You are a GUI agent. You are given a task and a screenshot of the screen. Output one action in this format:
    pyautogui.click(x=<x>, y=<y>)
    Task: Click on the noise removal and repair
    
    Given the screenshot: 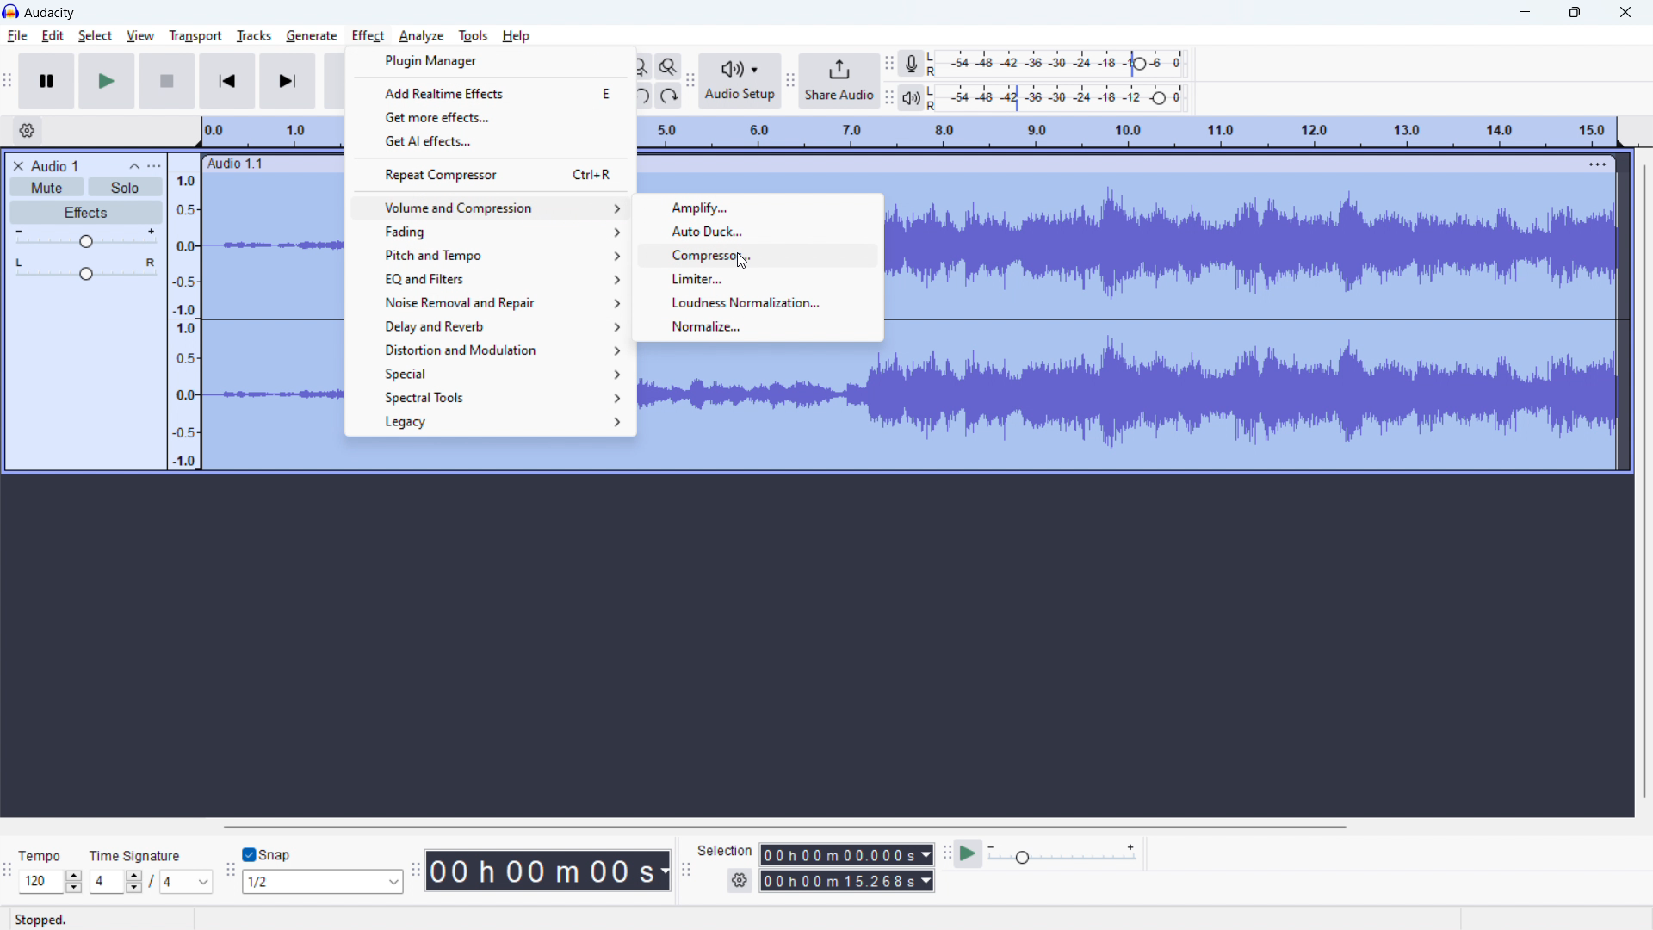 What is the action you would take?
    pyautogui.click(x=486, y=301)
    